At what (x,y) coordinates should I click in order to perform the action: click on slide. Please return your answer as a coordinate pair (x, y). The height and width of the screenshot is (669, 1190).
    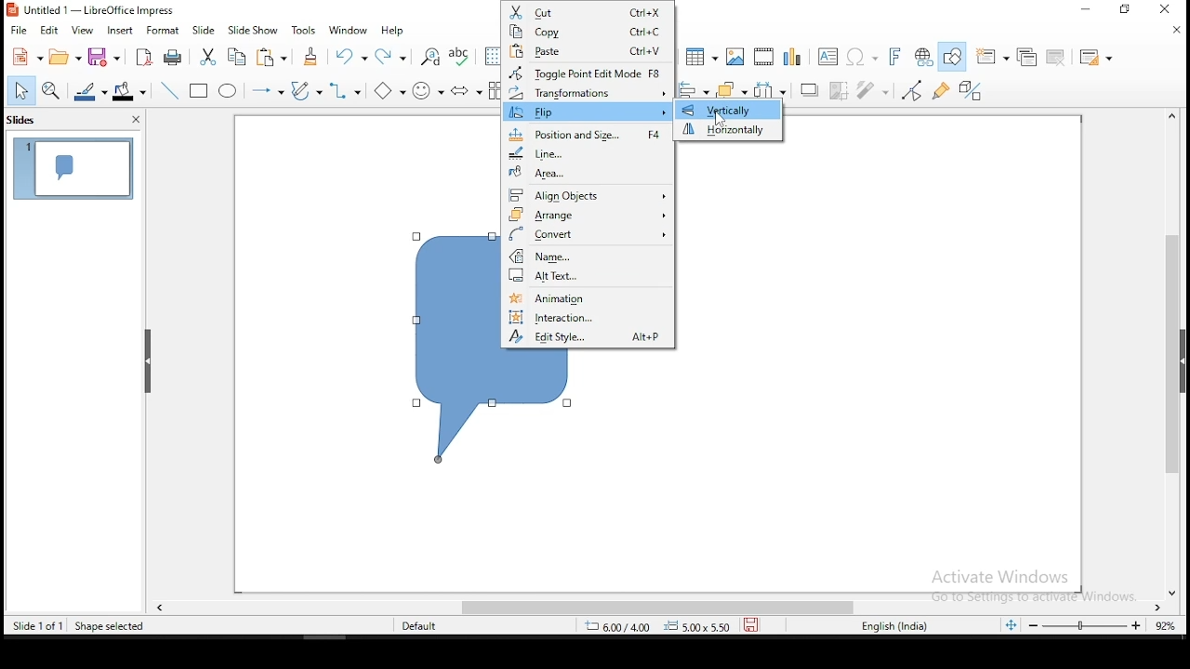
    Looking at the image, I should click on (205, 30).